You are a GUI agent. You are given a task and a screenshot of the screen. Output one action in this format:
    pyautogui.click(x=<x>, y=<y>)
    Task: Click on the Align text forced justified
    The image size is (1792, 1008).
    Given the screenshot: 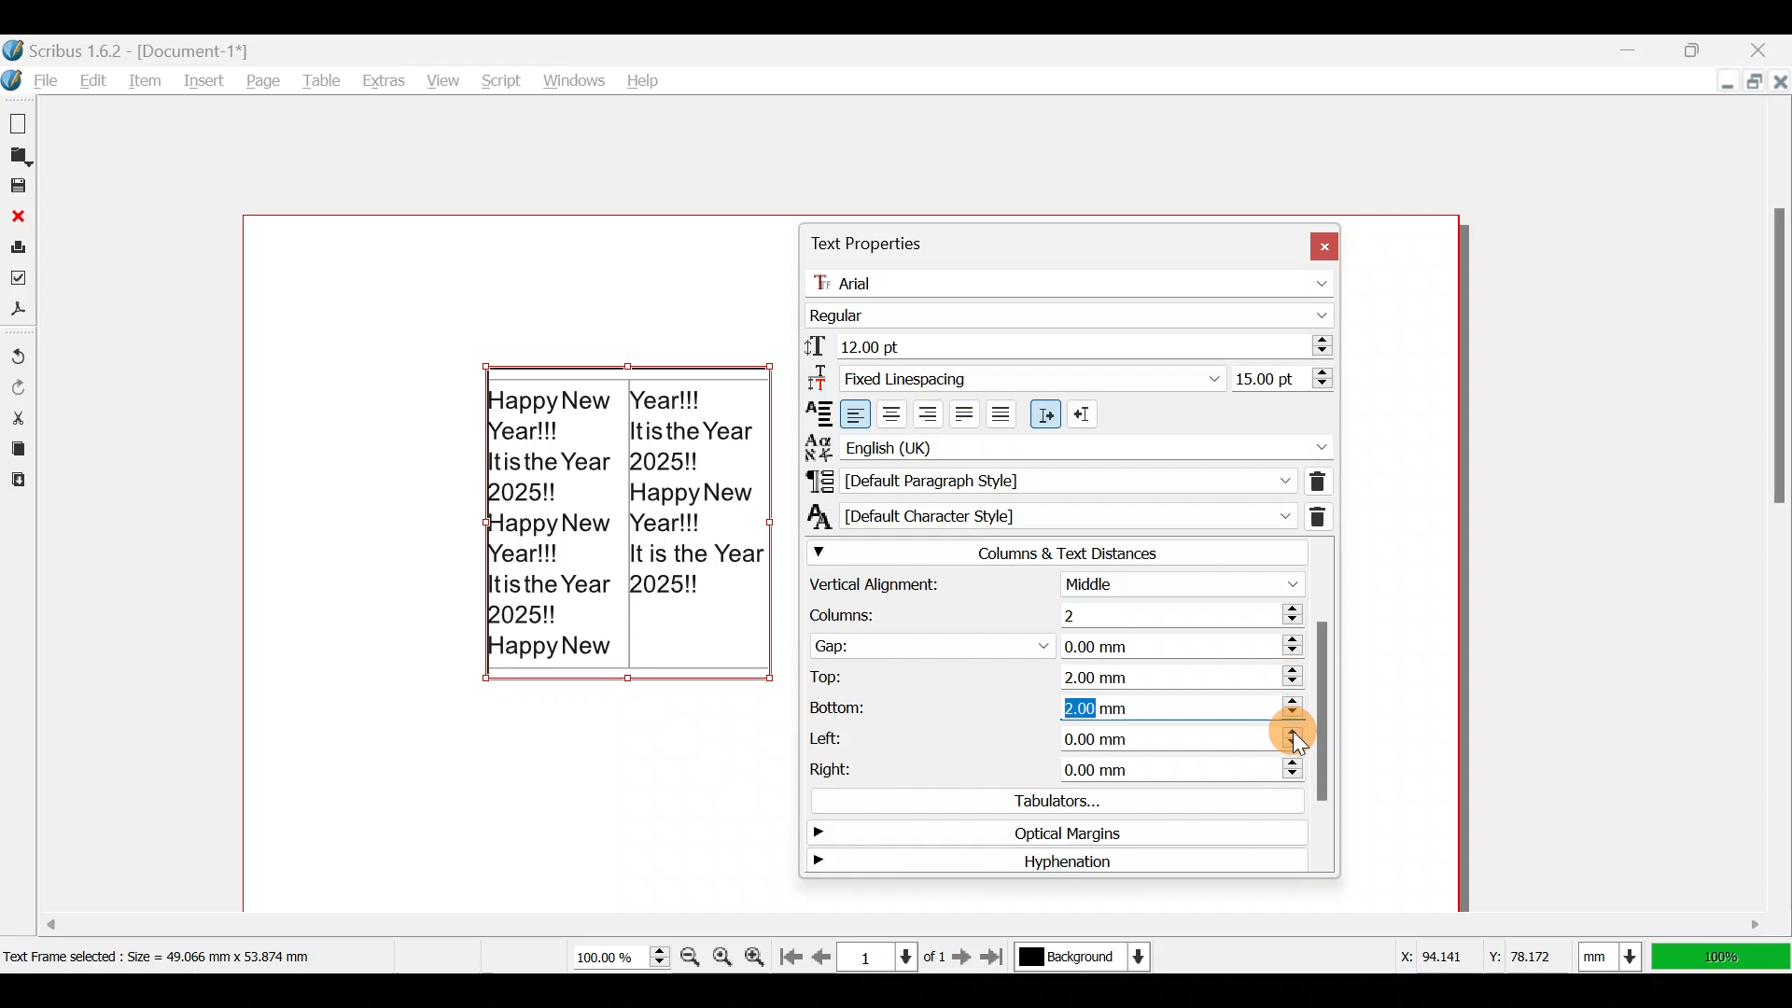 What is the action you would take?
    pyautogui.click(x=1008, y=414)
    